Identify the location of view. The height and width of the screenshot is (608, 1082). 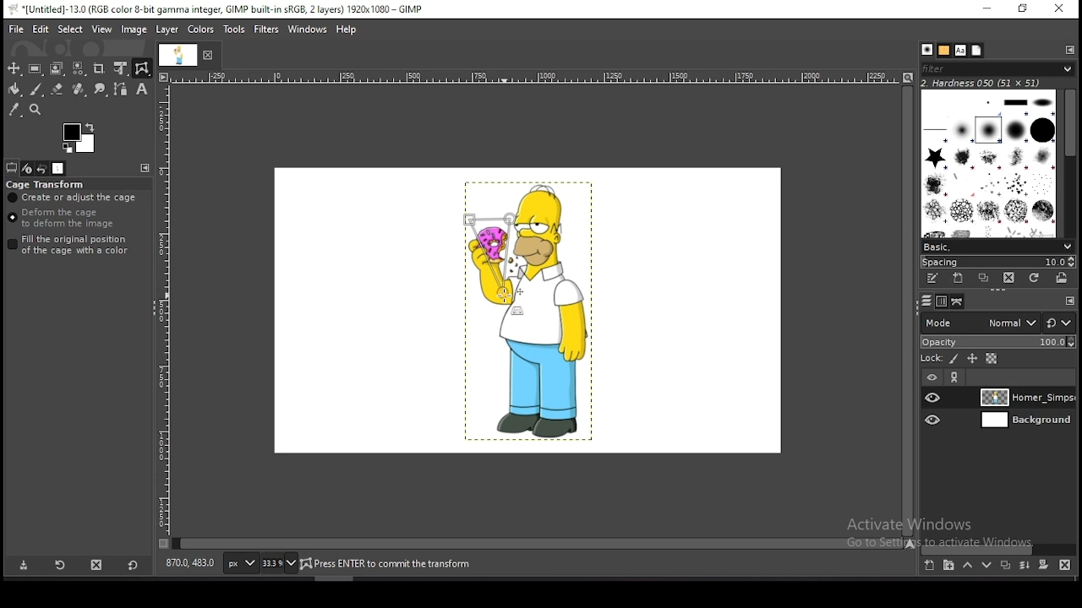
(102, 29).